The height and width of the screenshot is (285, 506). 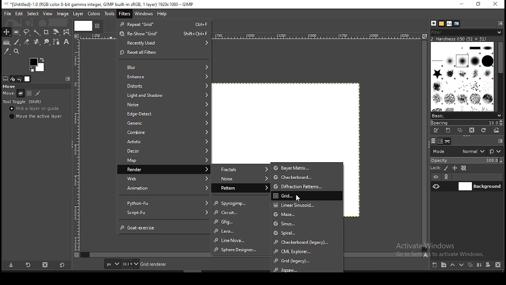 What do you see at coordinates (8, 94) in the screenshot?
I see `move` at bounding box center [8, 94].